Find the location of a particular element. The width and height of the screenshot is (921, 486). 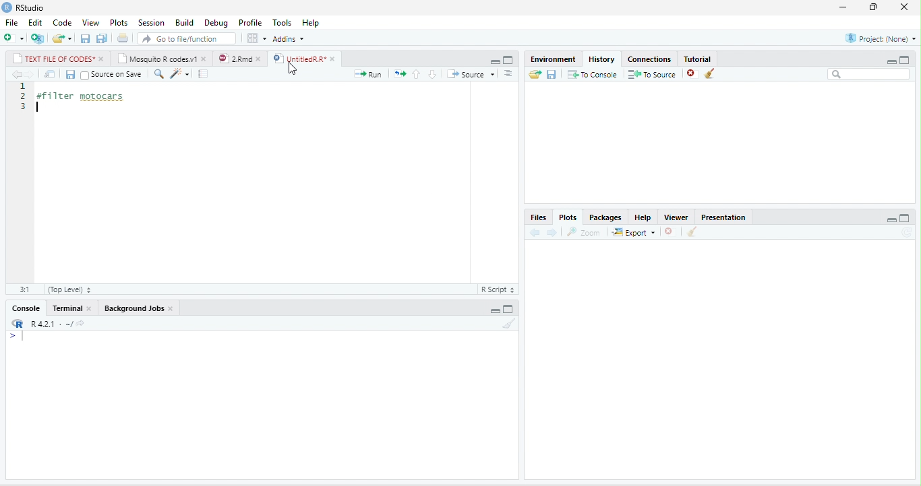

save is located at coordinates (85, 39).